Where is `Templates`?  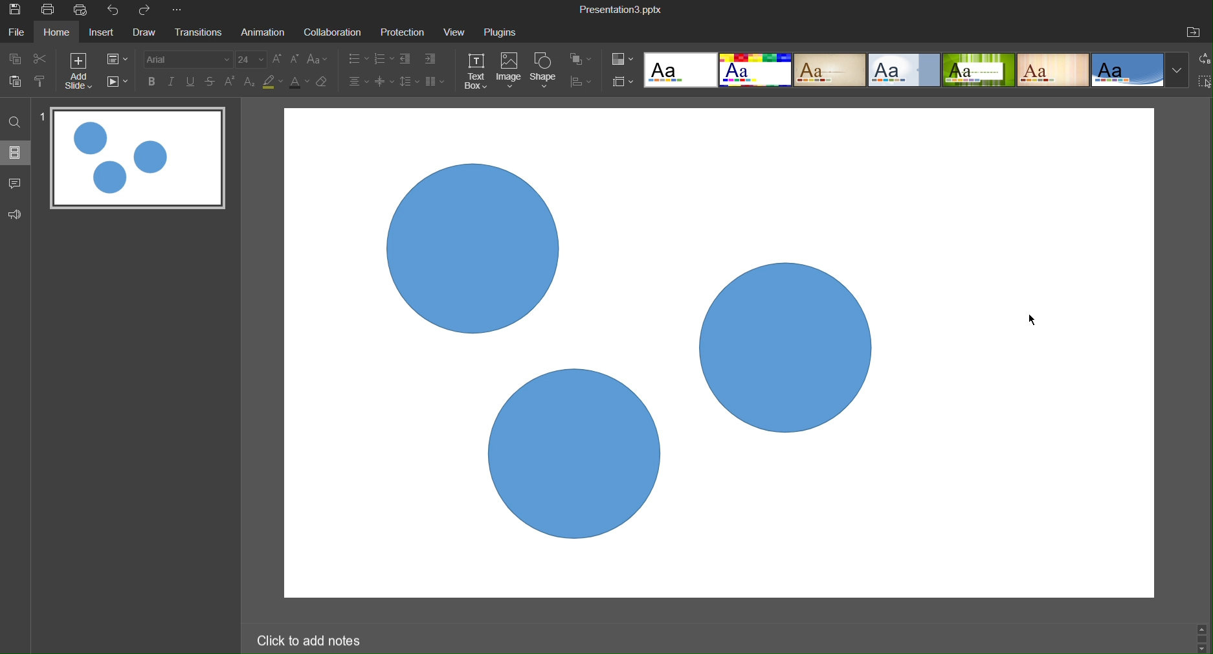 Templates is located at coordinates (916, 73).